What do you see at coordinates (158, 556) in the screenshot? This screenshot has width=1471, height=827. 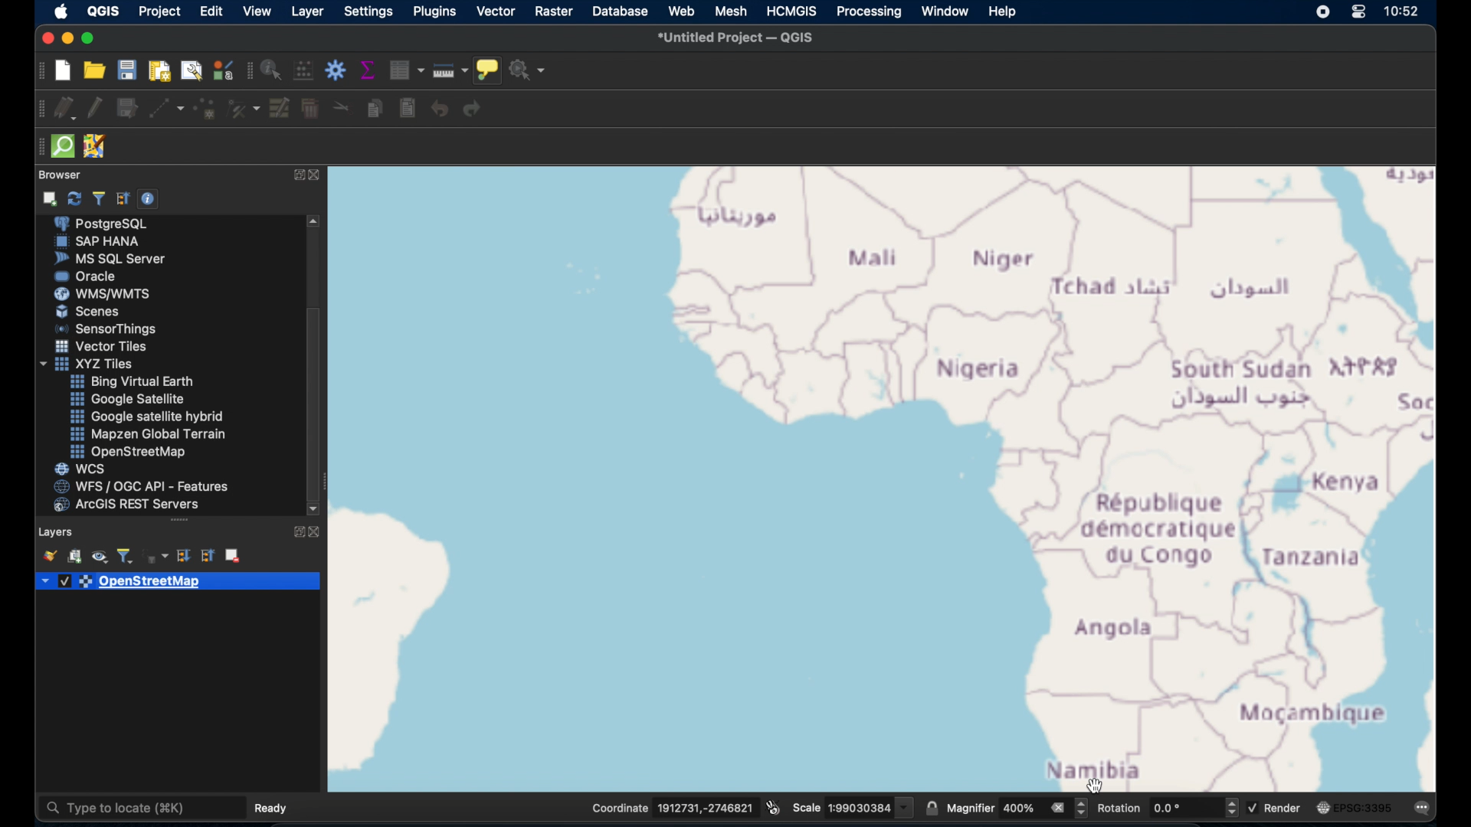 I see `filter legend by expression` at bounding box center [158, 556].